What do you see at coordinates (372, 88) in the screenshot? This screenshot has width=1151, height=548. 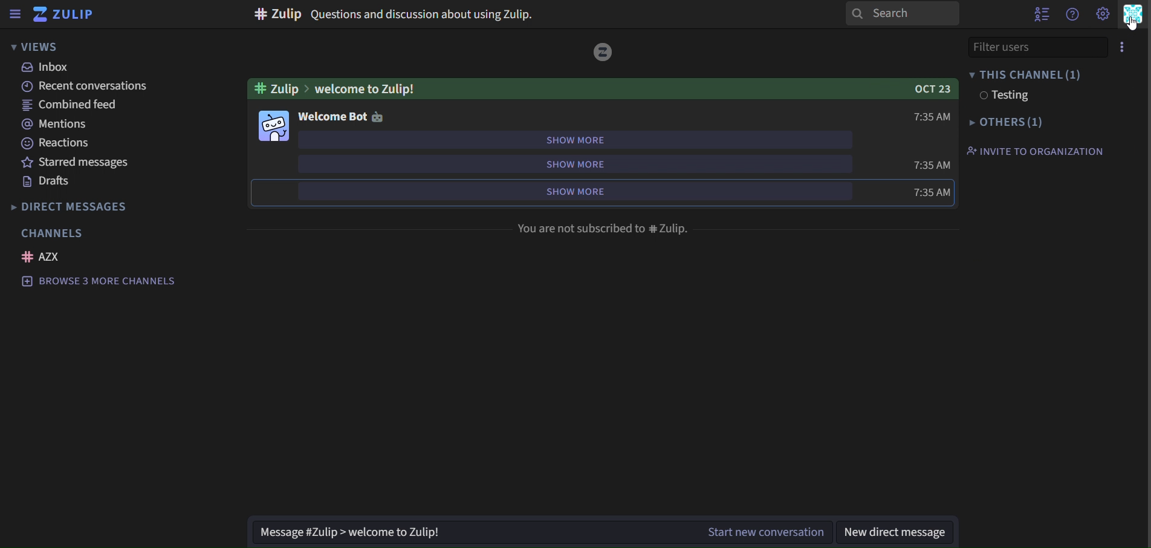 I see ` welcome to Zulip!` at bounding box center [372, 88].